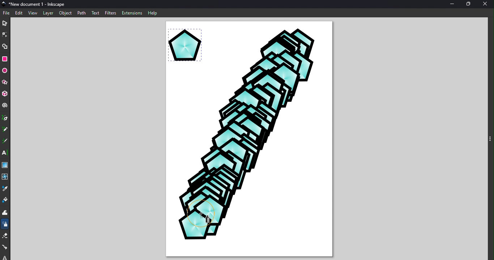  I want to click on Close, so click(486, 4).